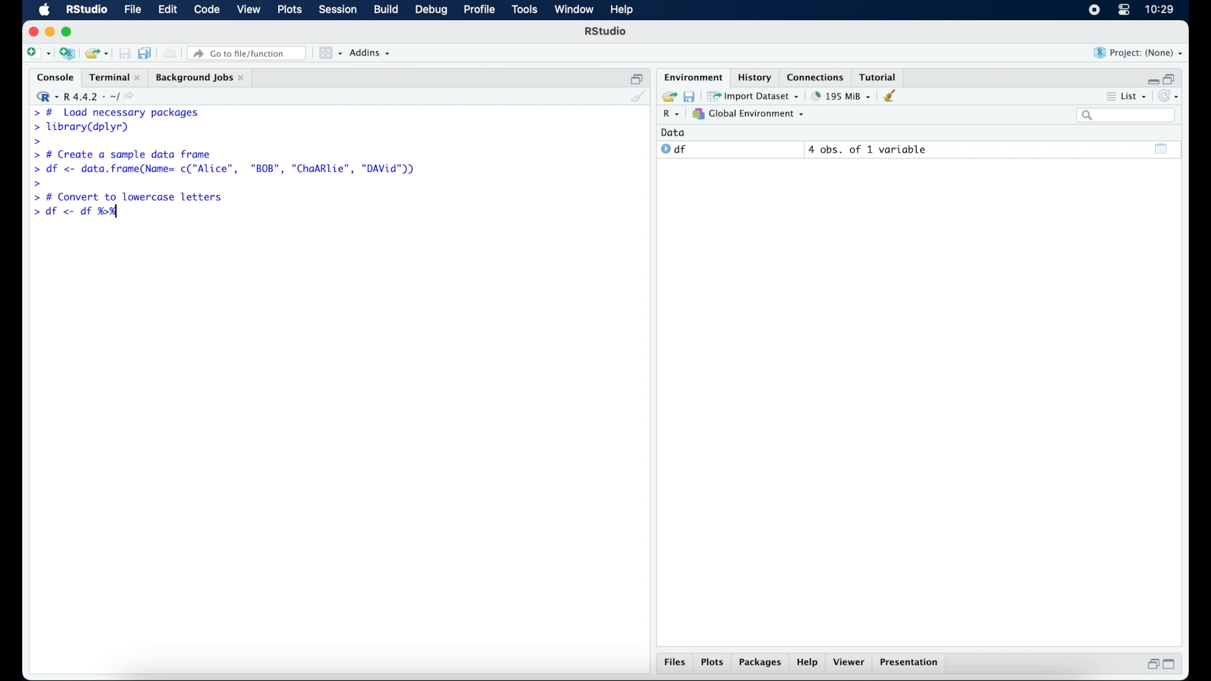 Image resolution: width=1211 pixels, height=681 pixels. What do you see at coordinates (870, 149) in the screenshot?
I see `4 obs, of 2 variables` at bounding box center [870, 149].